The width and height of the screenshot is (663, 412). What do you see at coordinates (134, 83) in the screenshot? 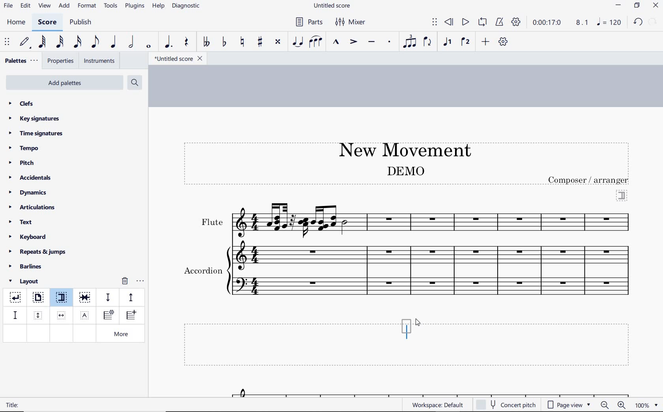
I see `search palettes` at bounding box center [134, 83].